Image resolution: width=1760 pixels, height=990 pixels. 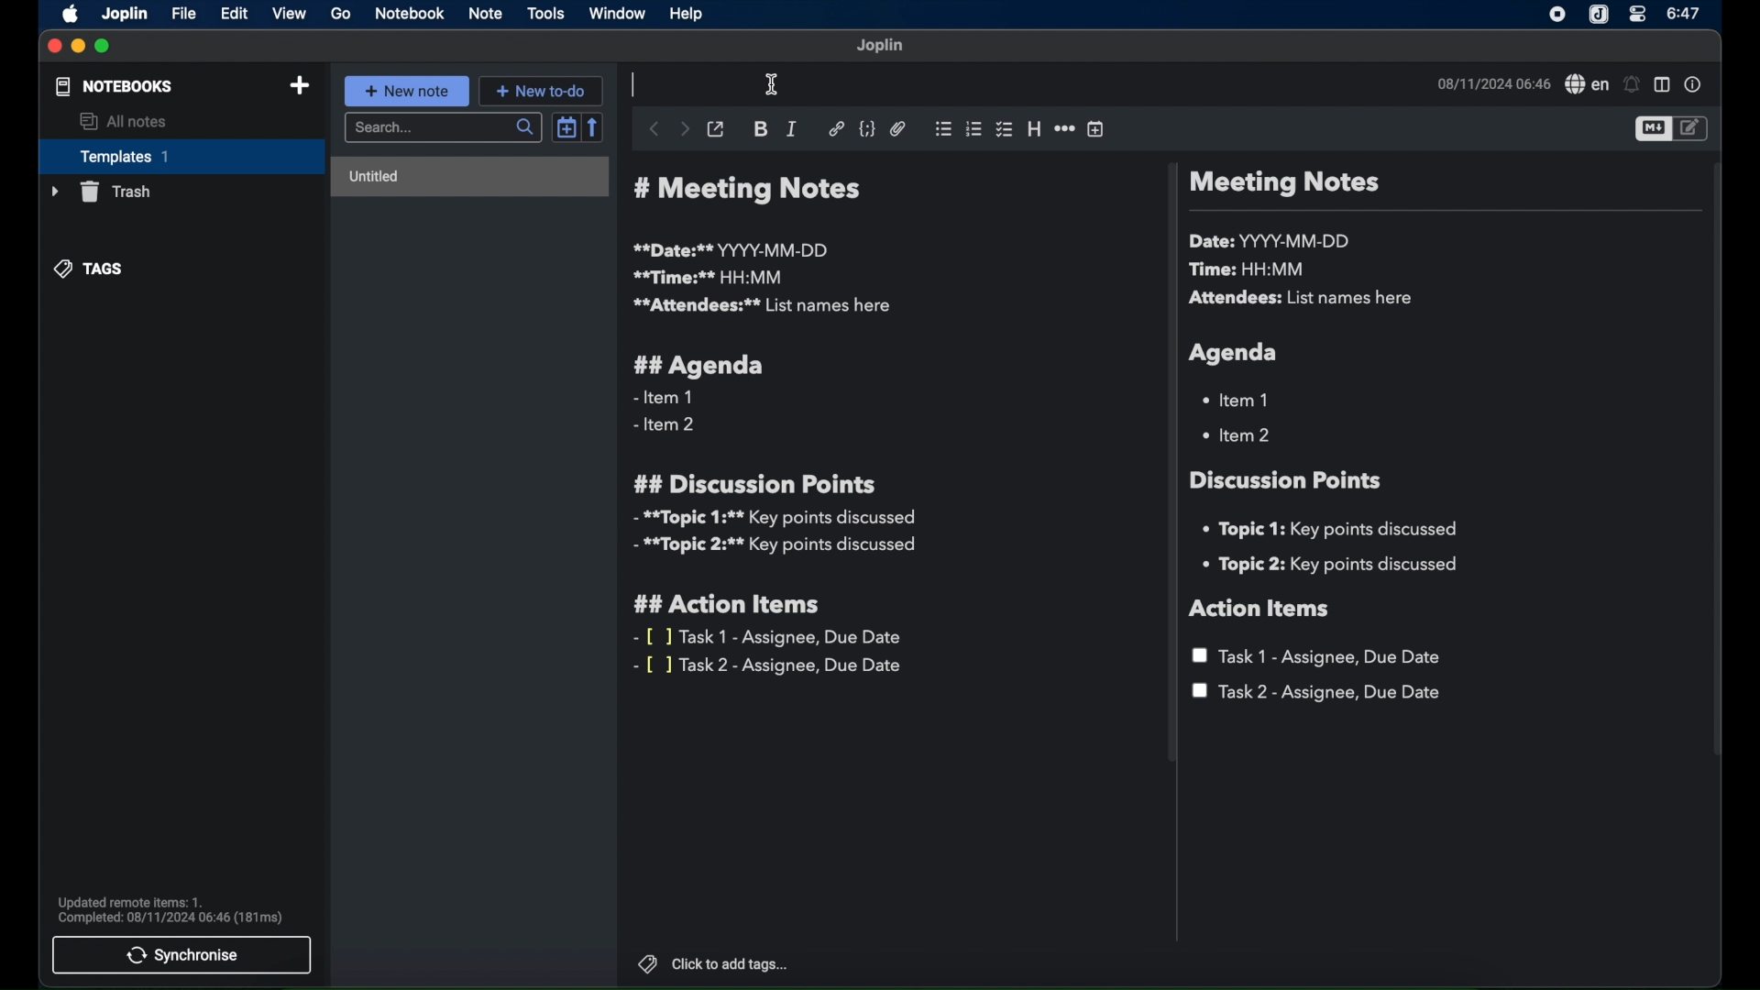 What do you see at coordinates (973, 129) in the screenshot?
I see `numbered list` at bounding box center [973, 129].